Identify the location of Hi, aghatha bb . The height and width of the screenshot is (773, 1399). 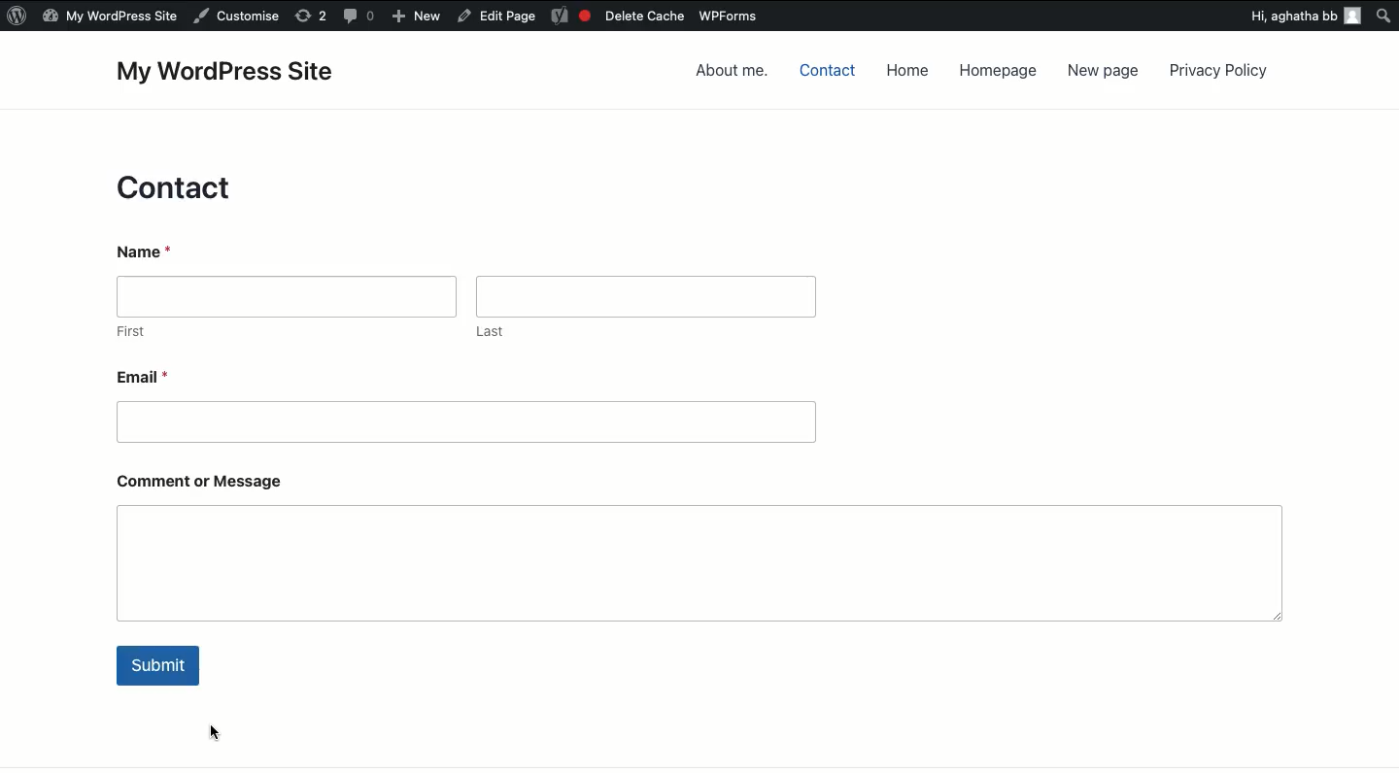
(1305, 18).